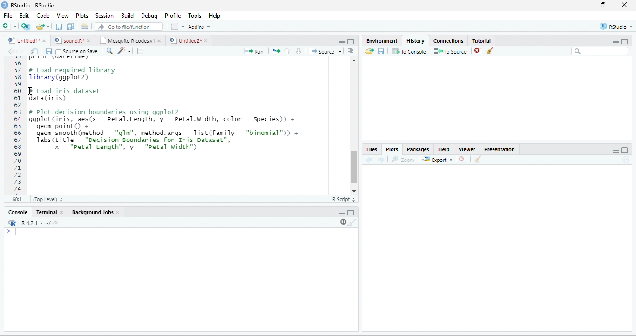 This screenshot has height=336, width=636. Describe the element at coordinates (418, 150) in the screenshot. I see `Packages` at that location.